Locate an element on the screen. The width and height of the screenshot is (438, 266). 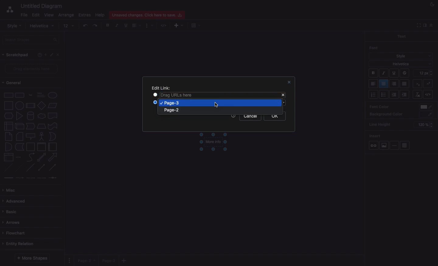
directional connector is located at coordinates (53, 168).